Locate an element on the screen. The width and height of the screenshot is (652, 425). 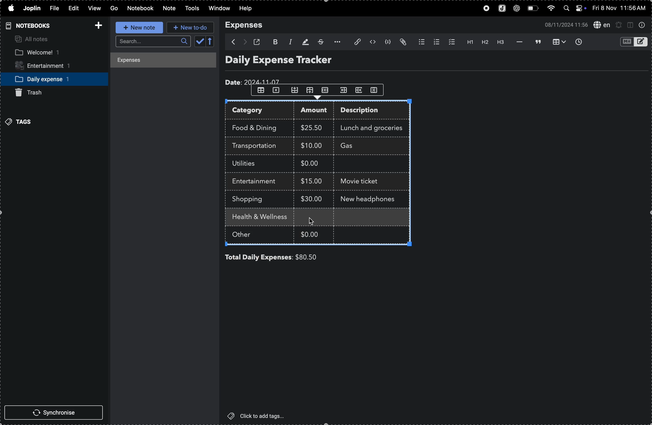
options is located at coordinates (336, 42).